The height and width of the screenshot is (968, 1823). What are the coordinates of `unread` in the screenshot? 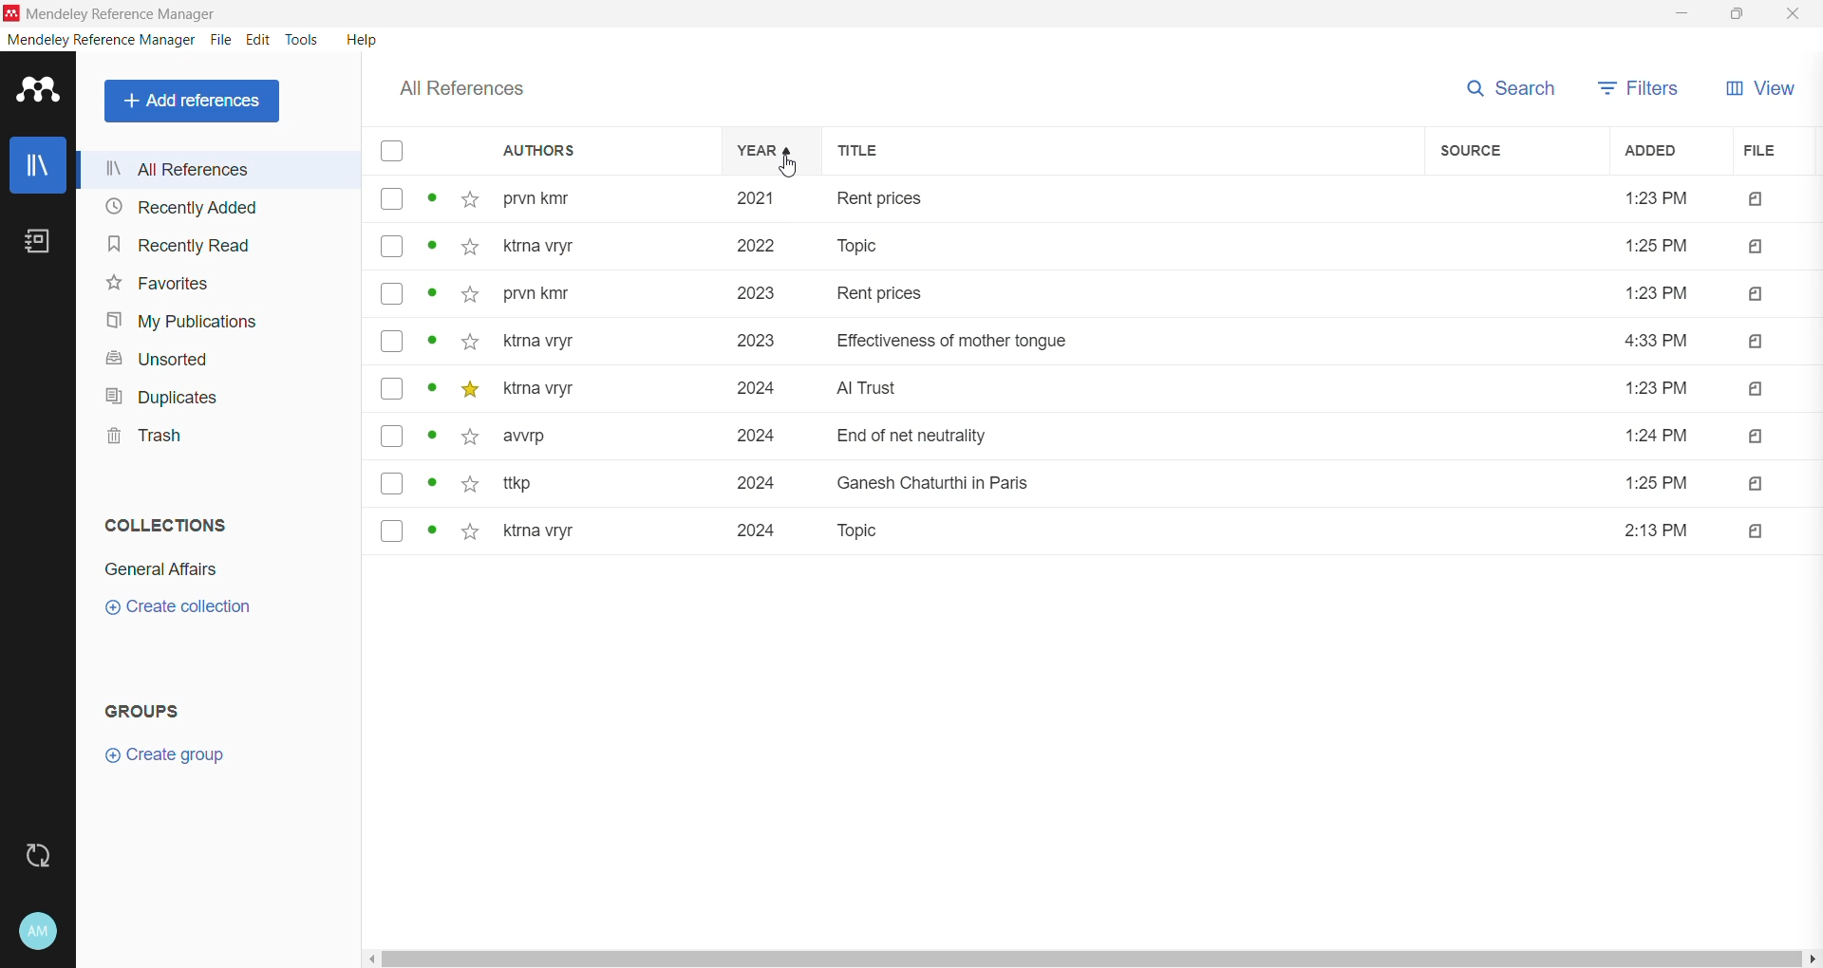 It's located at (432, 480).